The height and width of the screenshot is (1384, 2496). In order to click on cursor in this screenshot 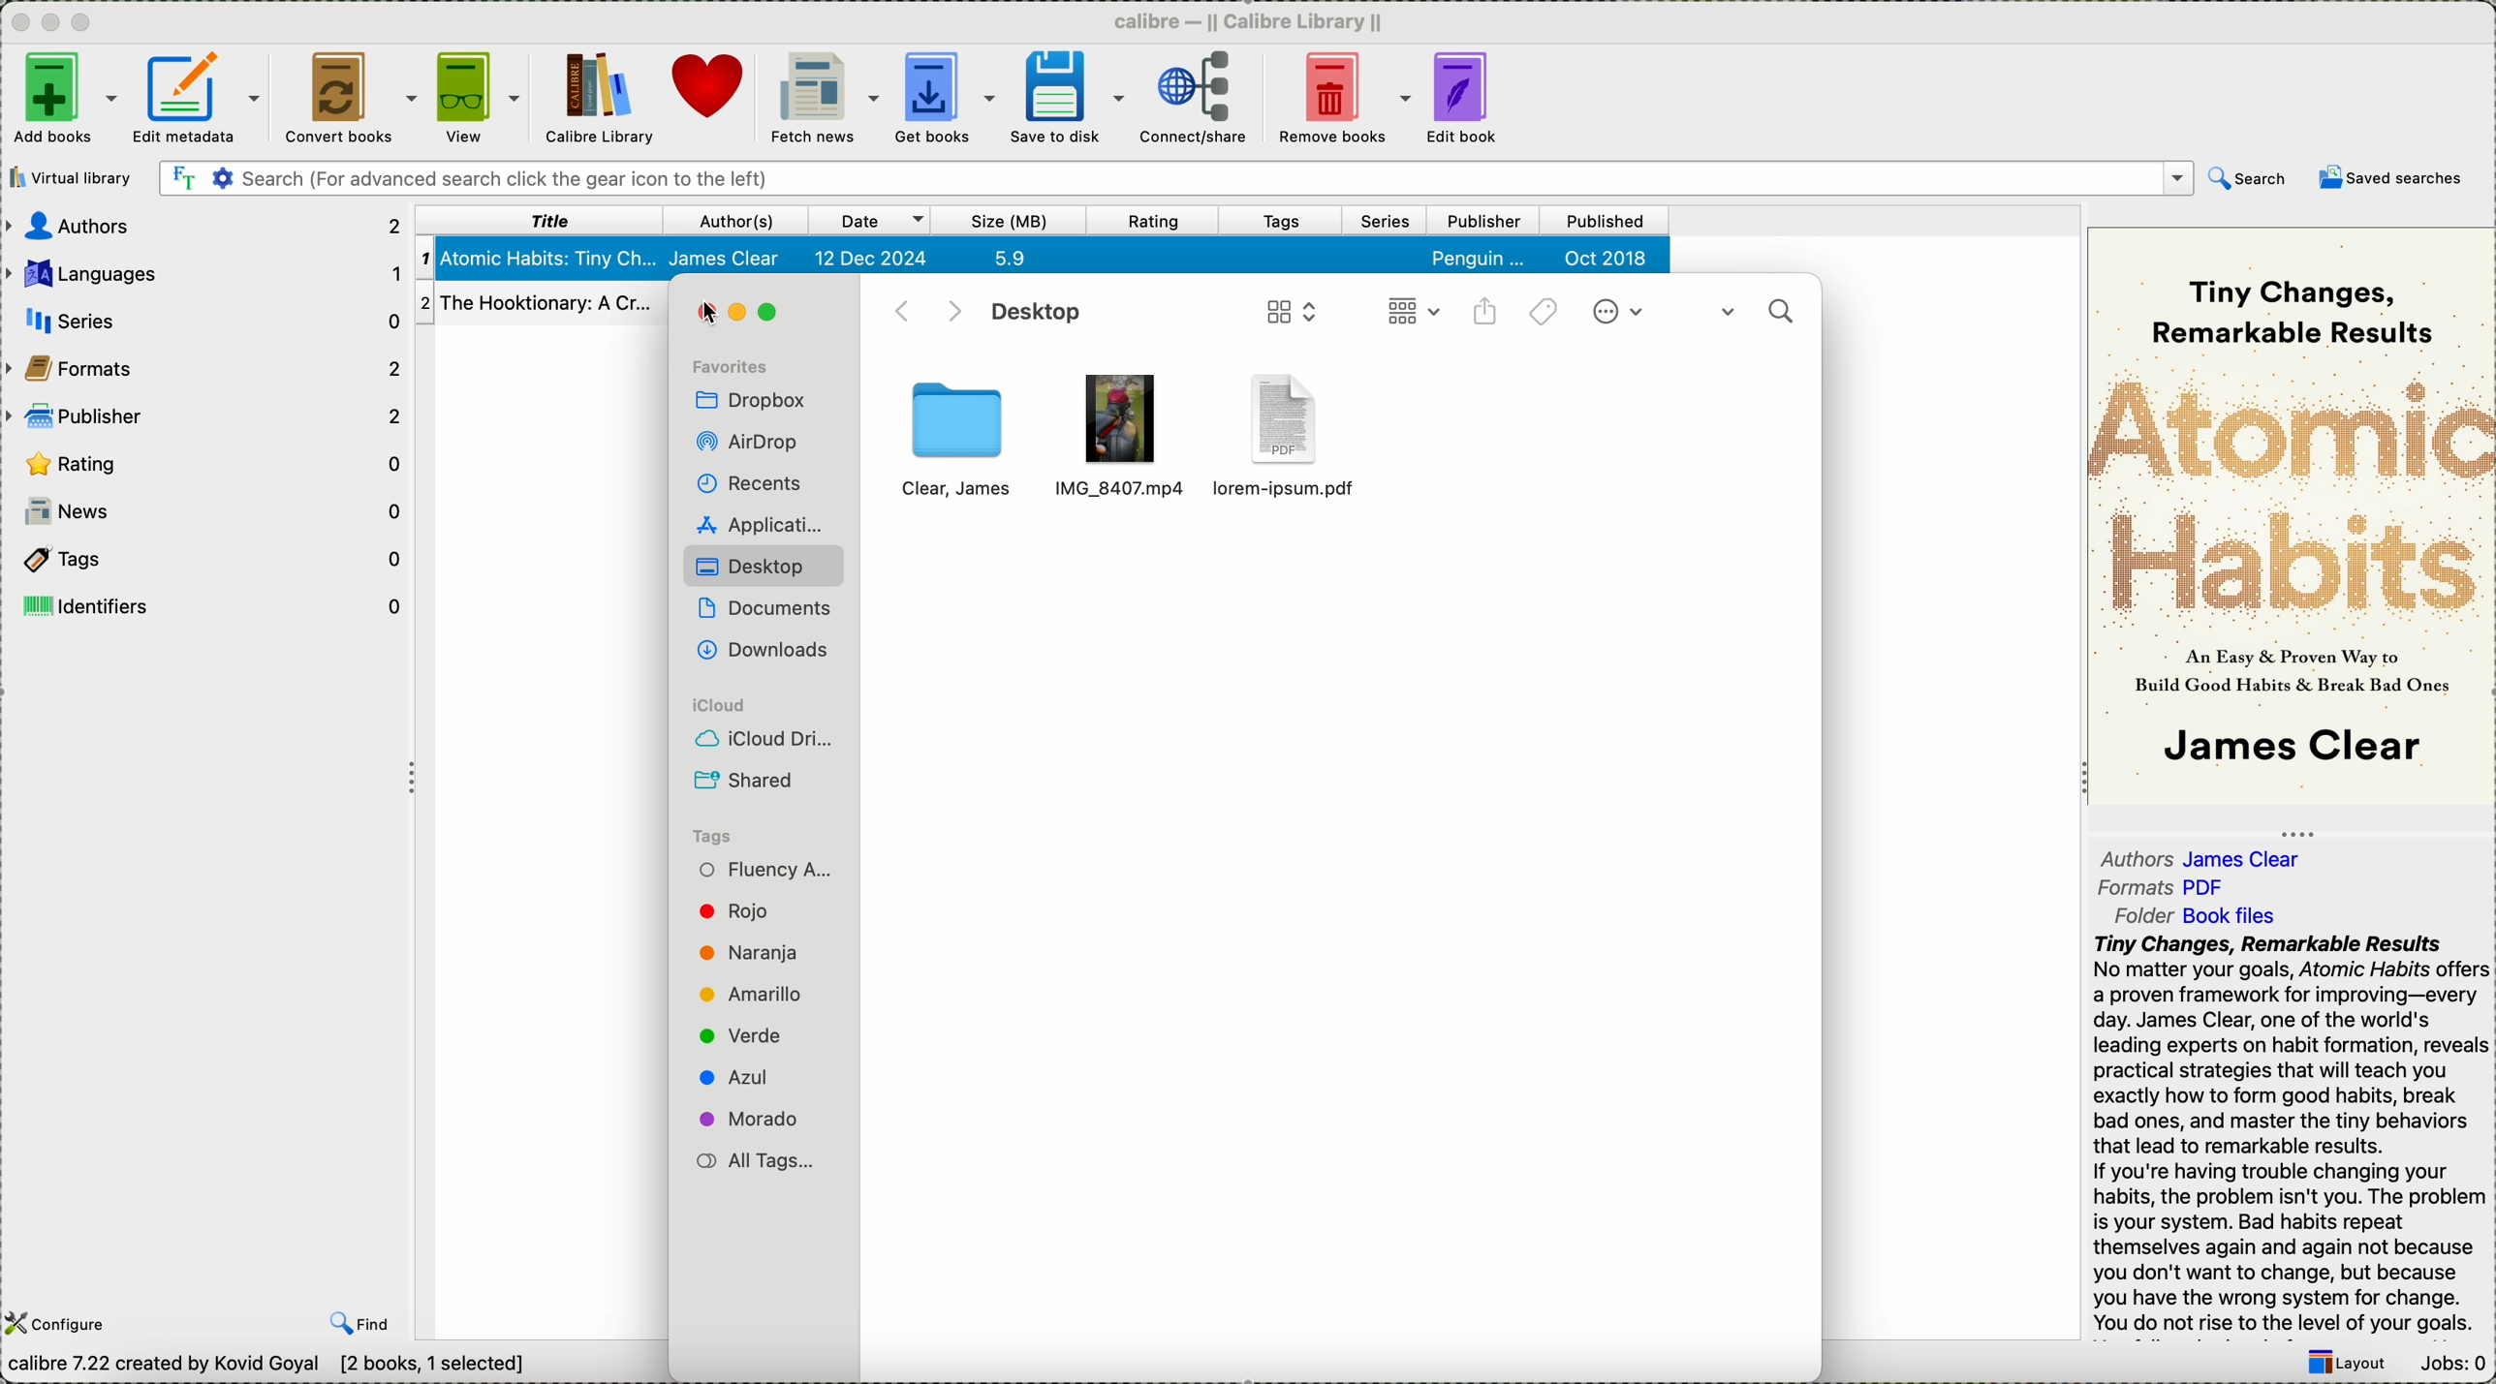, I will do `click(714, 307)`.